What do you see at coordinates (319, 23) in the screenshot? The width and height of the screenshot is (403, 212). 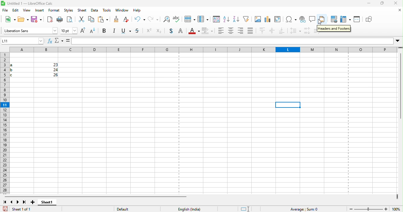 I see `cursor` at bounding box center [319, 23].